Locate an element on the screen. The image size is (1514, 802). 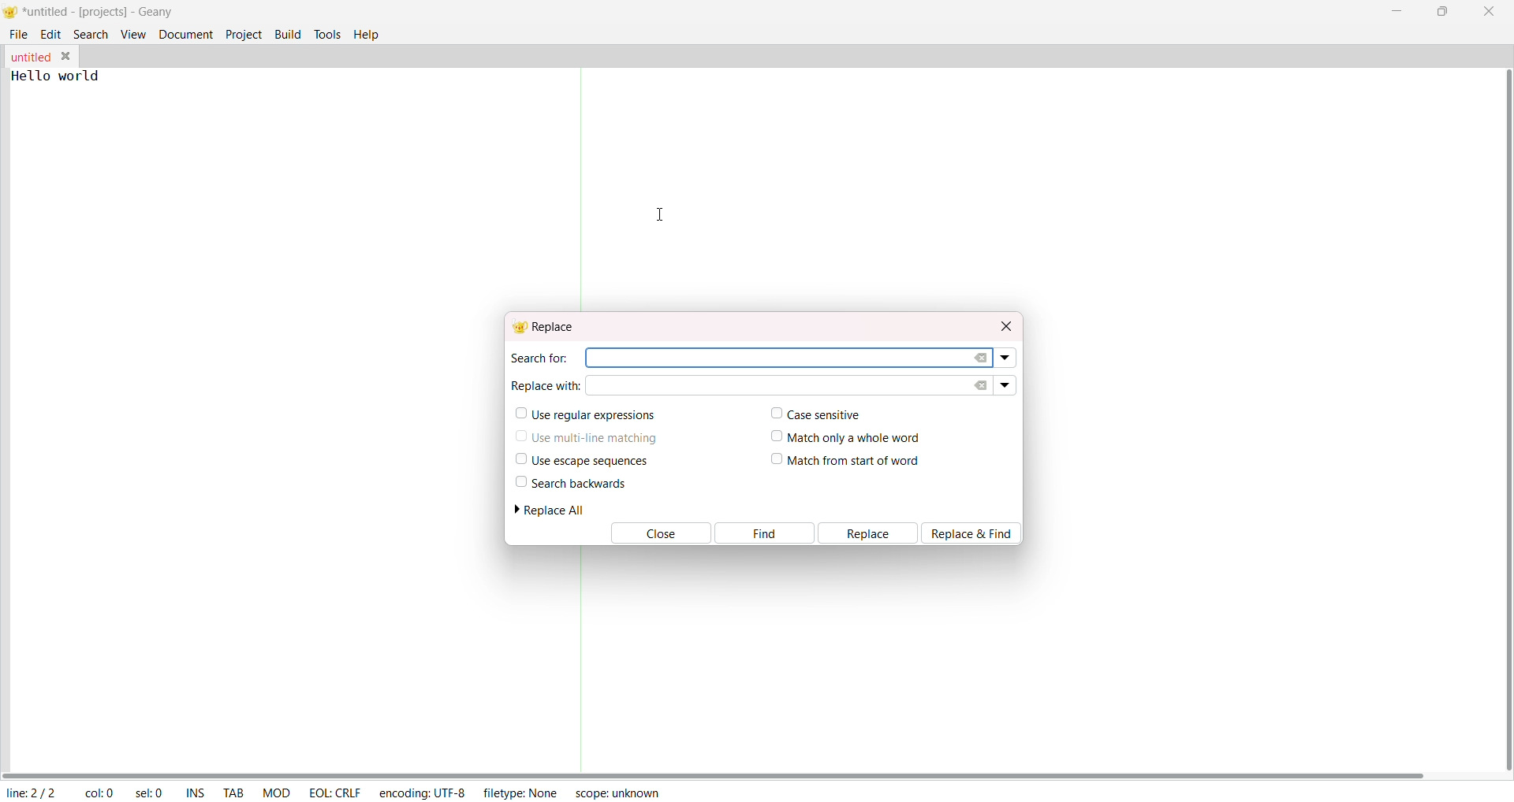
ins is located at coordinates (196, 794).